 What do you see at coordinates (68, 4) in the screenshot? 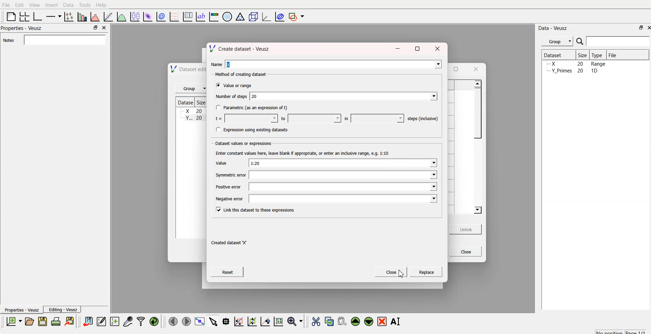
I see `Data` at bounding box center [68, 4].